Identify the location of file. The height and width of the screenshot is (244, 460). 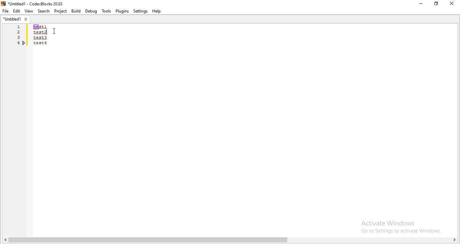
(5, 10).